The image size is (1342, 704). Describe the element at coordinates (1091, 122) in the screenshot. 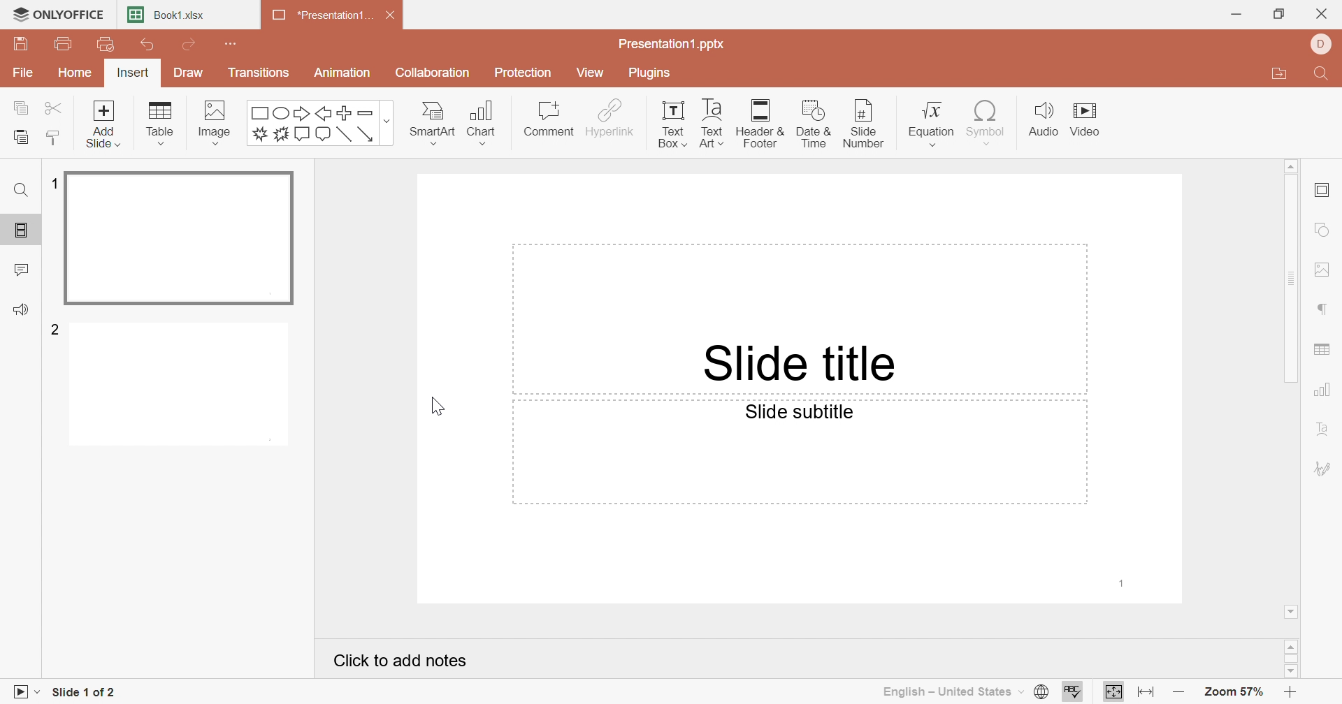

I see `Video` at that location.